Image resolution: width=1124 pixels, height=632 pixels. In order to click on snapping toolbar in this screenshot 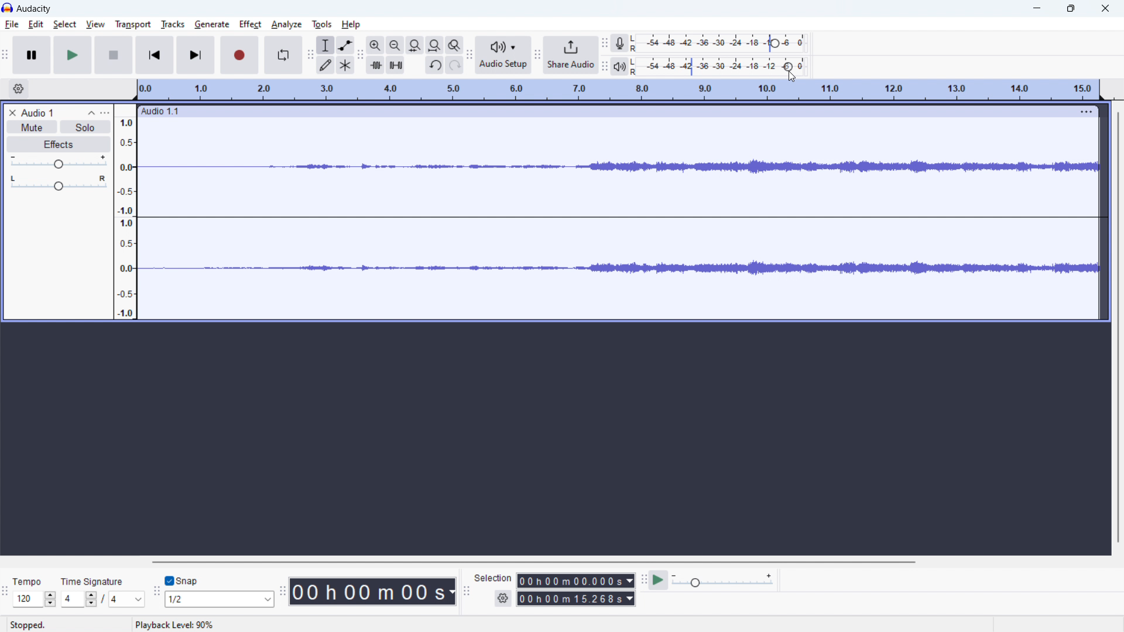, I will do `click(156, 590)`.